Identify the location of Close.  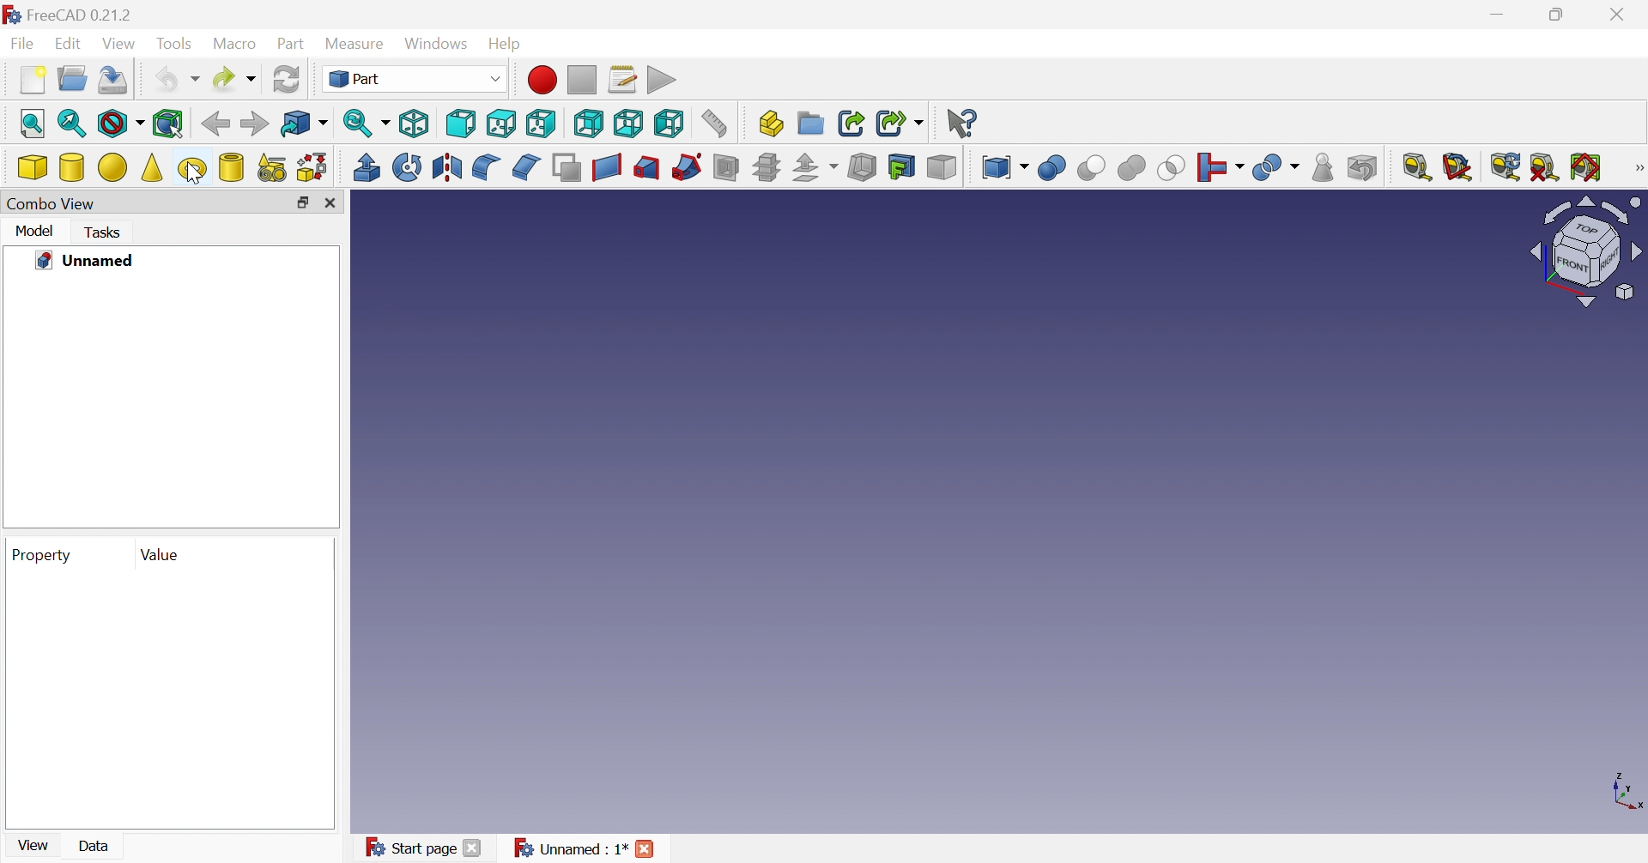
(472, 849).